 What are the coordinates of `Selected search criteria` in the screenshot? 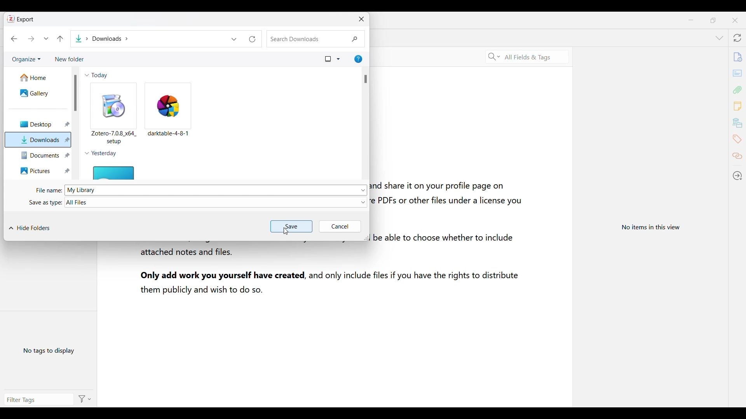 It's located at (528, 57).